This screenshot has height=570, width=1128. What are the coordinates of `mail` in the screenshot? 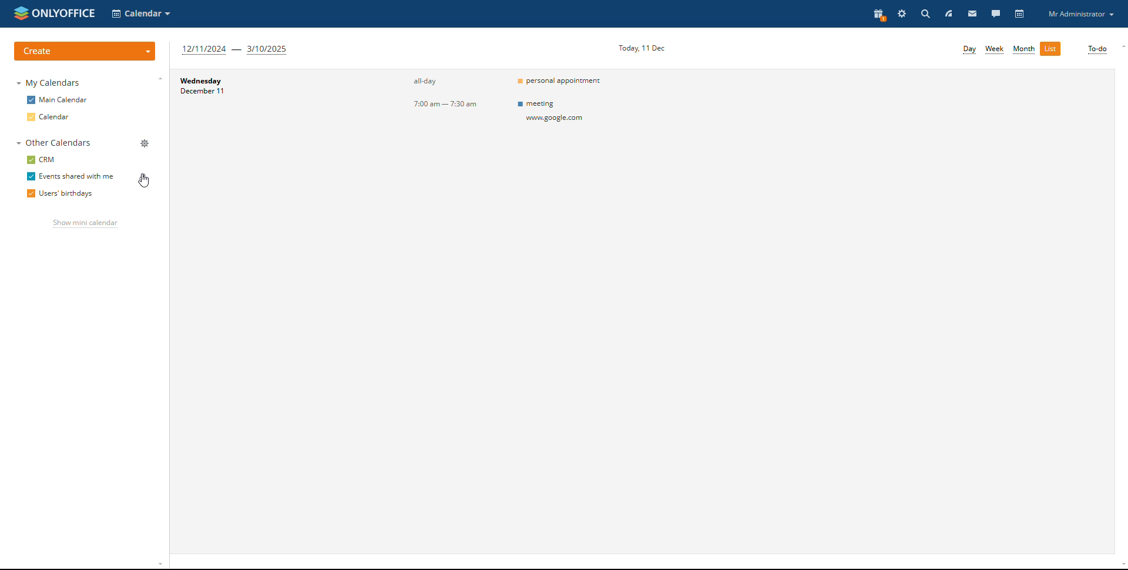 It's located at (972, 13).